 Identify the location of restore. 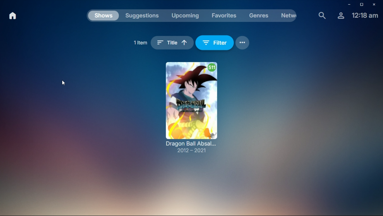
(362, 5).